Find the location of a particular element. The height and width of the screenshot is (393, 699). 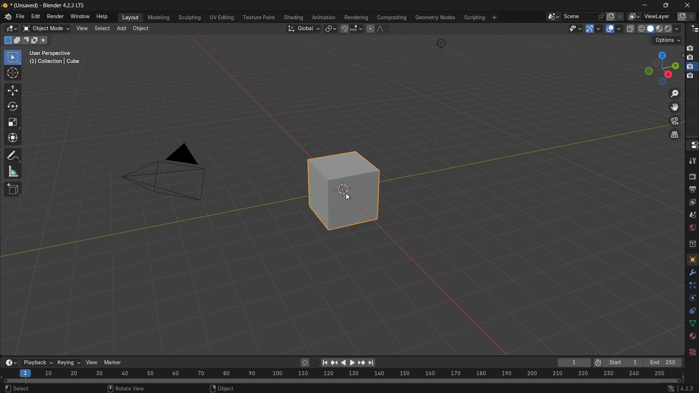

cursor is located at coordinates (13, 74).